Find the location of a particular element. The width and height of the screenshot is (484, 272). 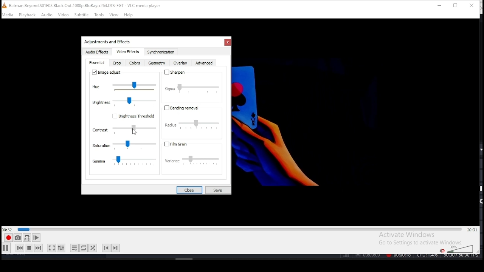

sigma is located at coordinates (192, 87).